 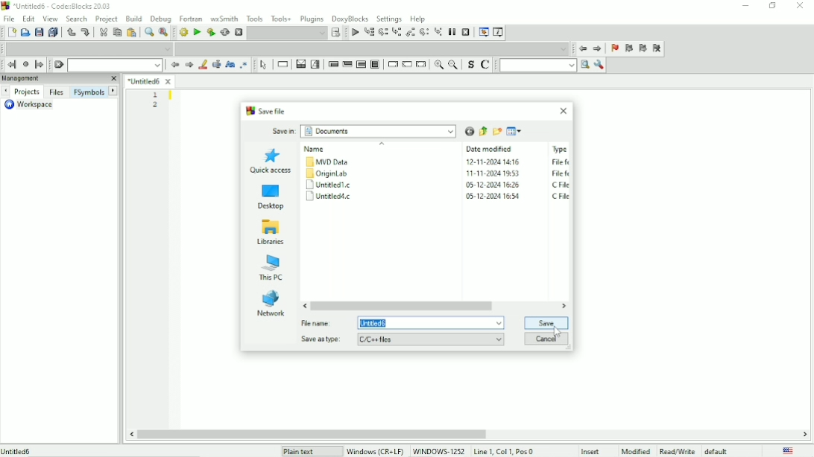 I want to click on Save as type, so click(x=402, y=340).